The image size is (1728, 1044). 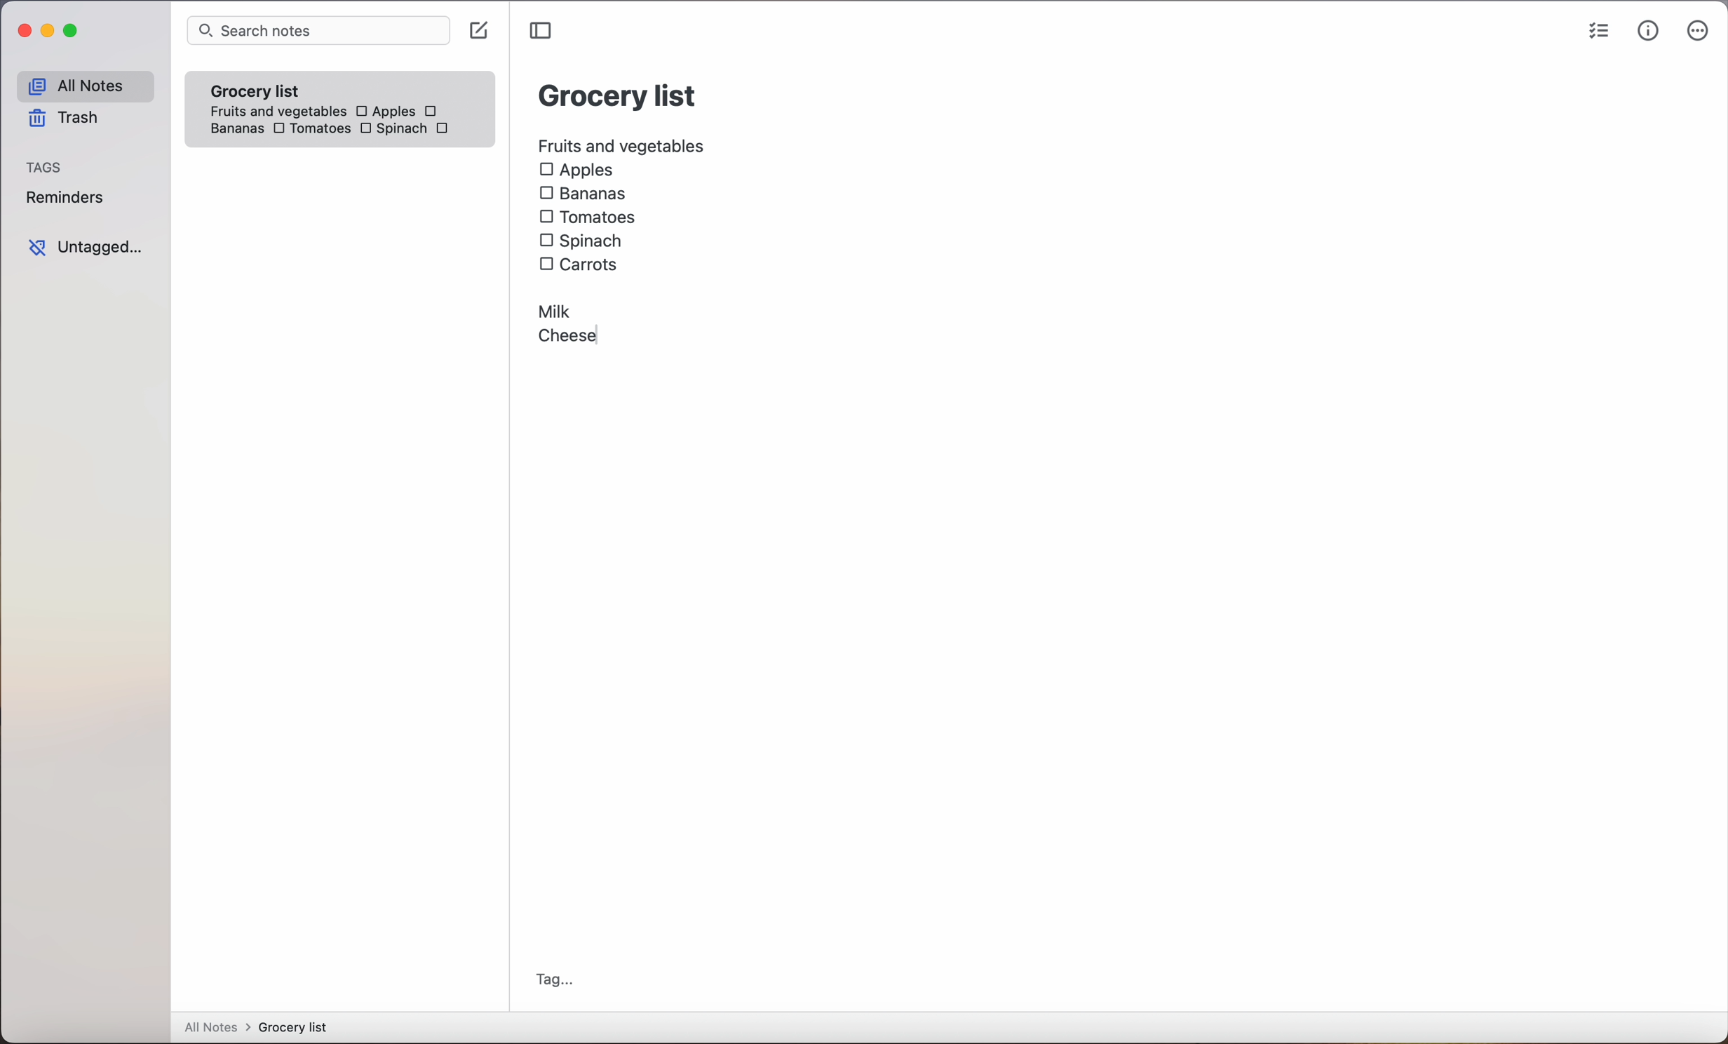 What do you see at coordinates (1698, 34) in the screenshot?
I see `more options` at bounding box center [1698, 34].